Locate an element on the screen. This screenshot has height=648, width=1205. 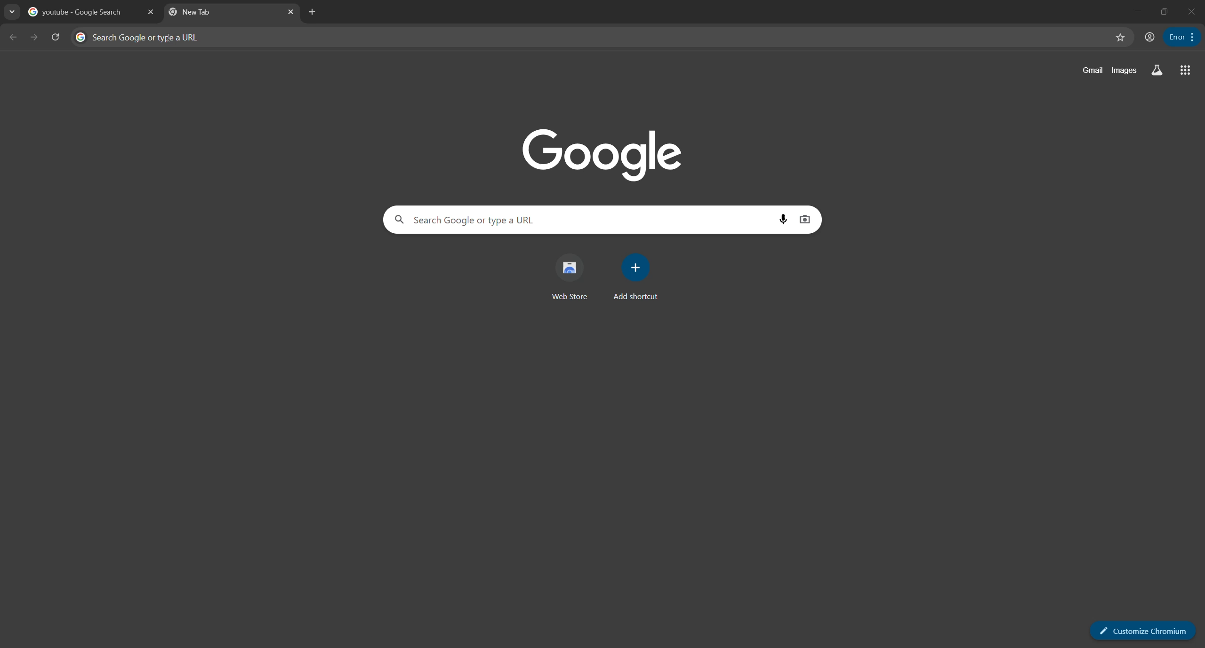
close tab is located at coordinates (293, 13).